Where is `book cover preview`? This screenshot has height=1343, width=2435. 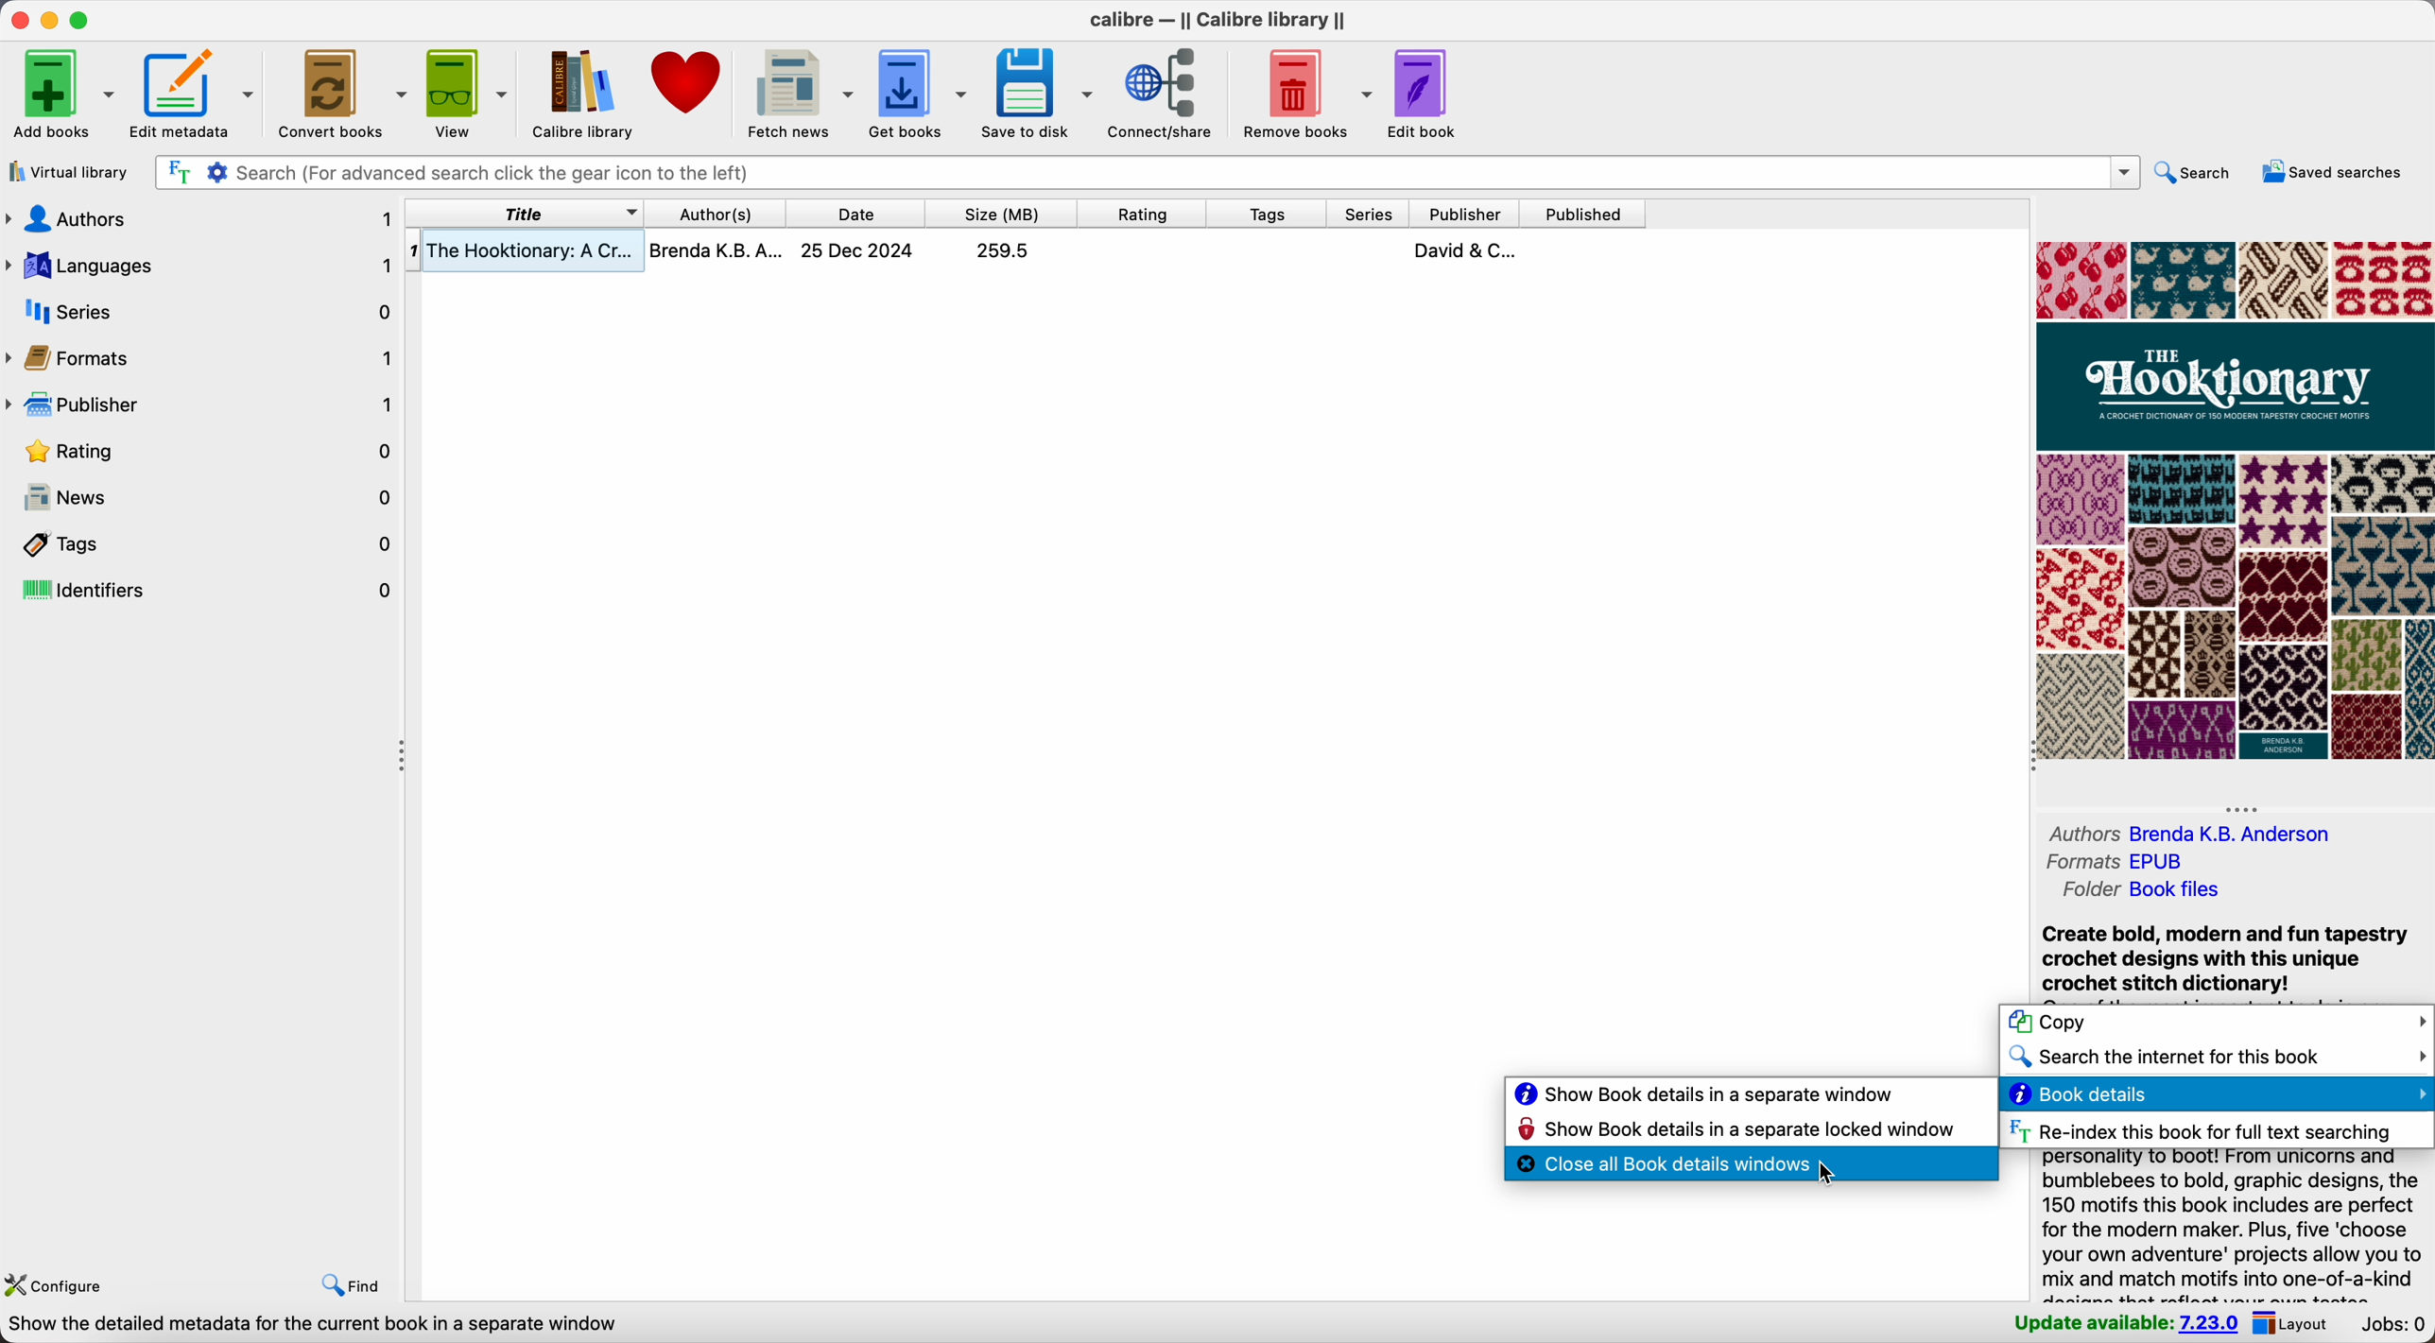 book cover preview is located at coordinates (2233, 502).